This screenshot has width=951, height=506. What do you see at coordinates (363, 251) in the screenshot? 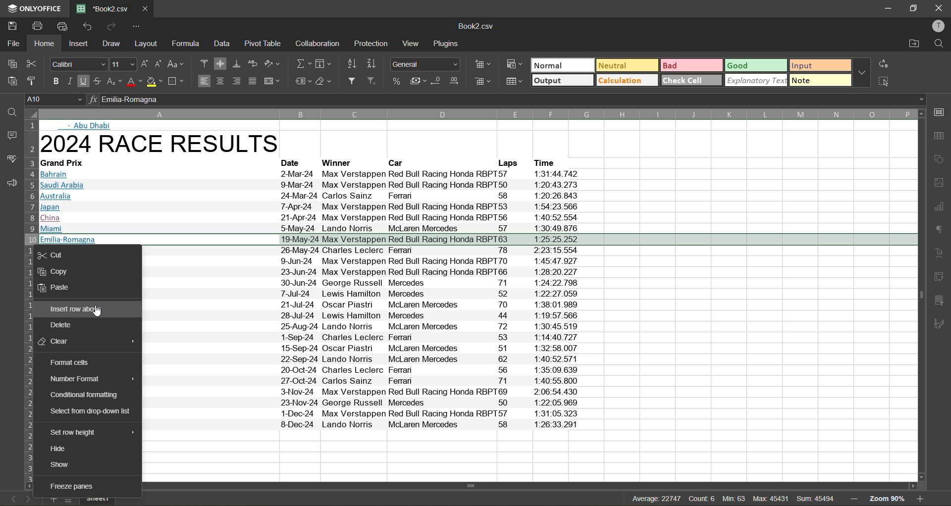
I see `Monaco 26-May-24 Charles Leclerc Ferman 78 2:23:15.554` at bounding box center [363, 251].